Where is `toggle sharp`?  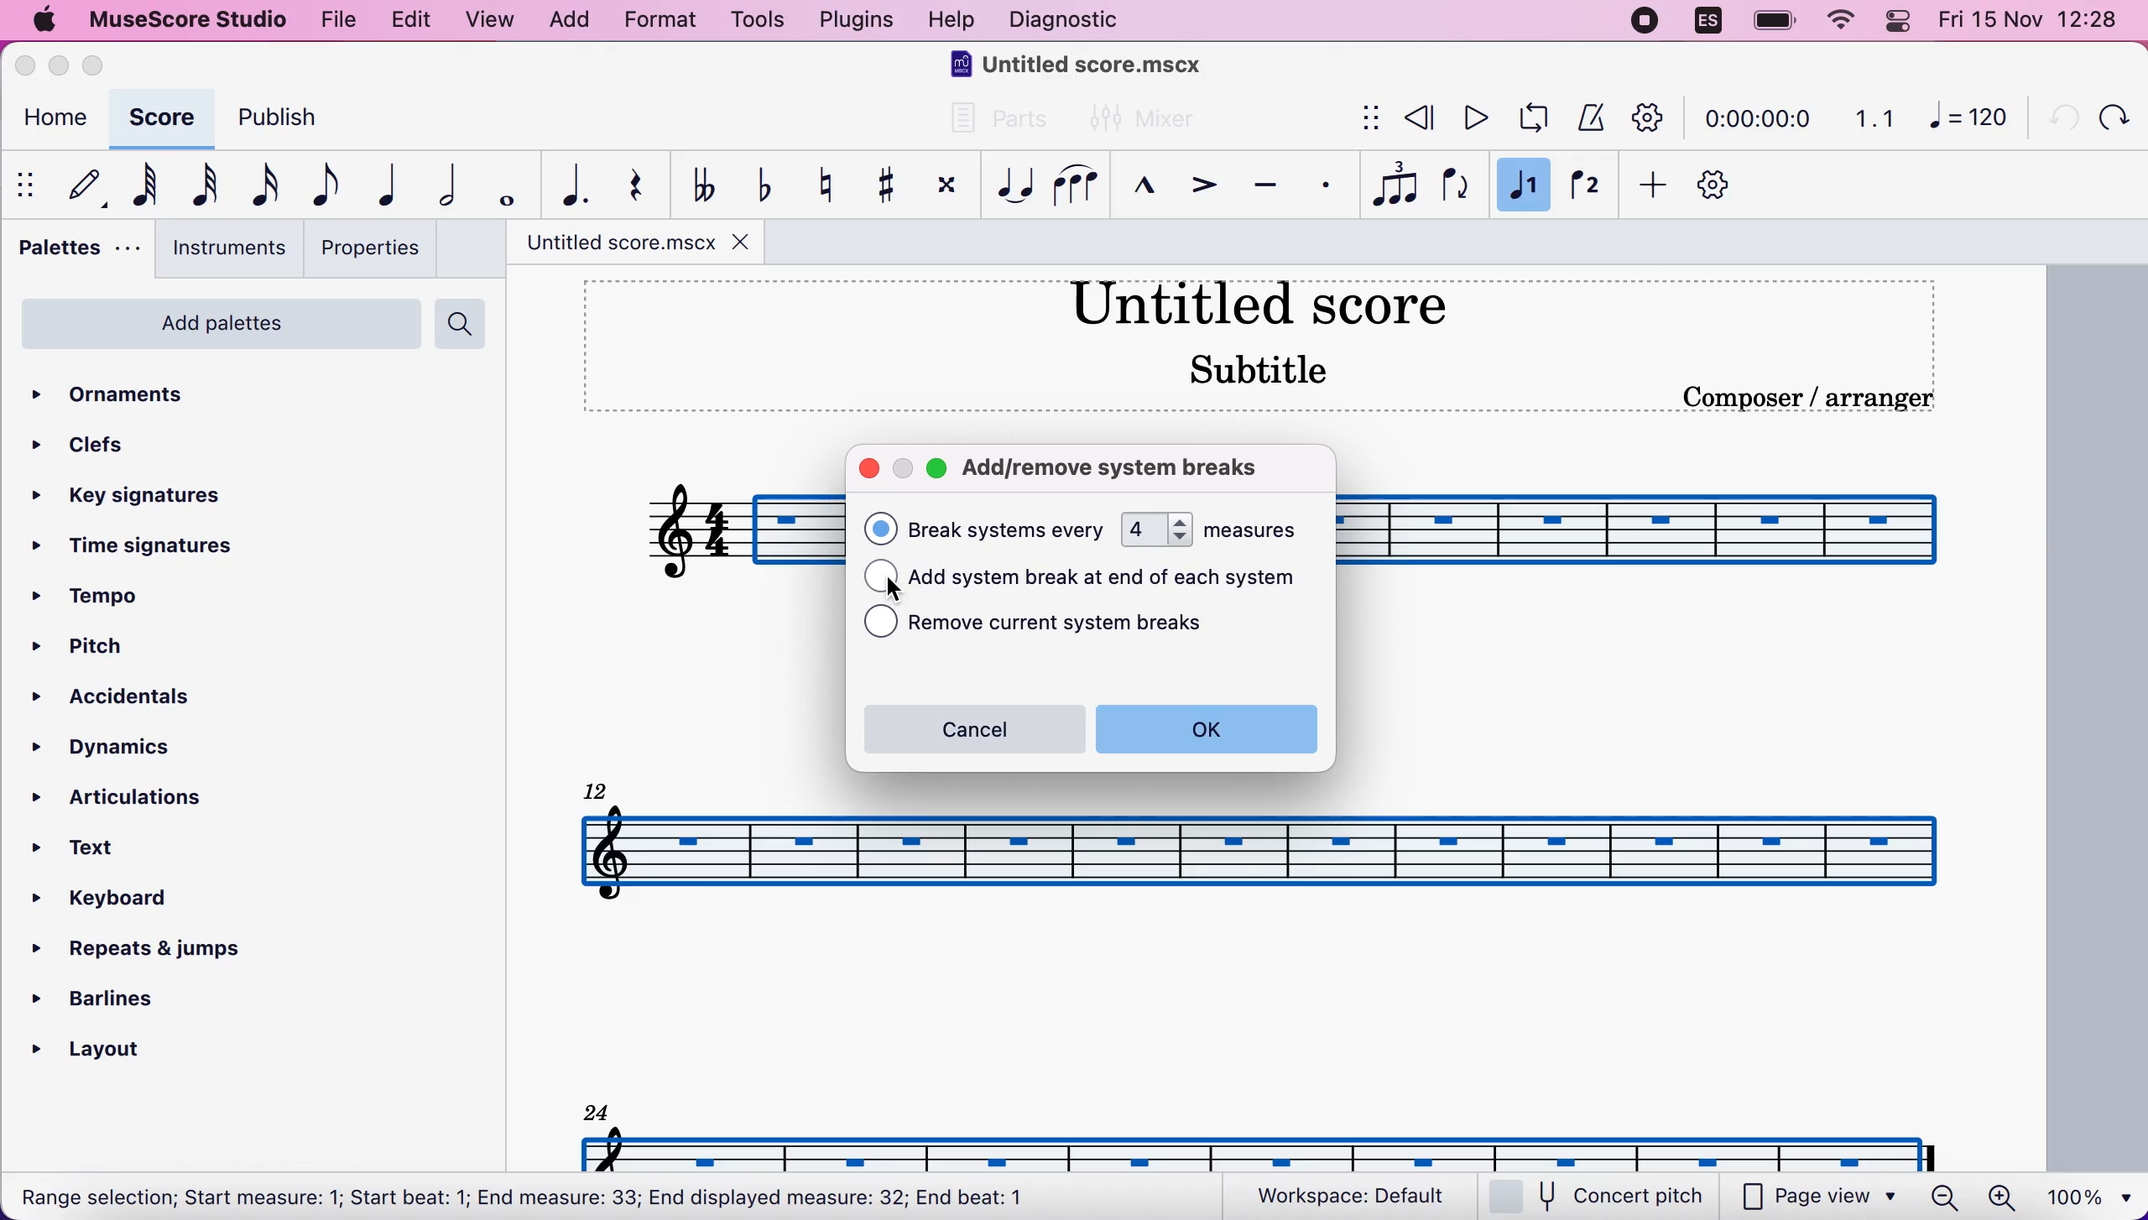 toggle sharp is located at coordinates (884, 186).